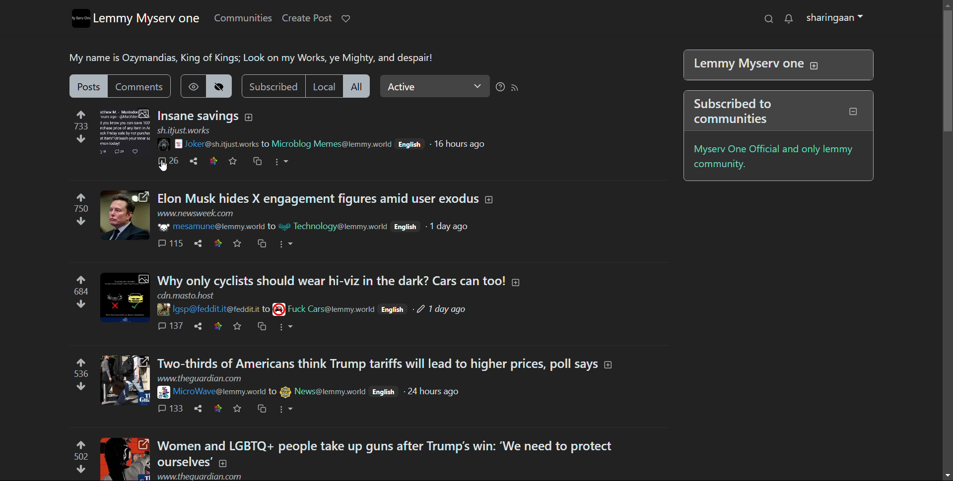 The image size is (953, 481). I want to click on sorting help, so click(499, 87).